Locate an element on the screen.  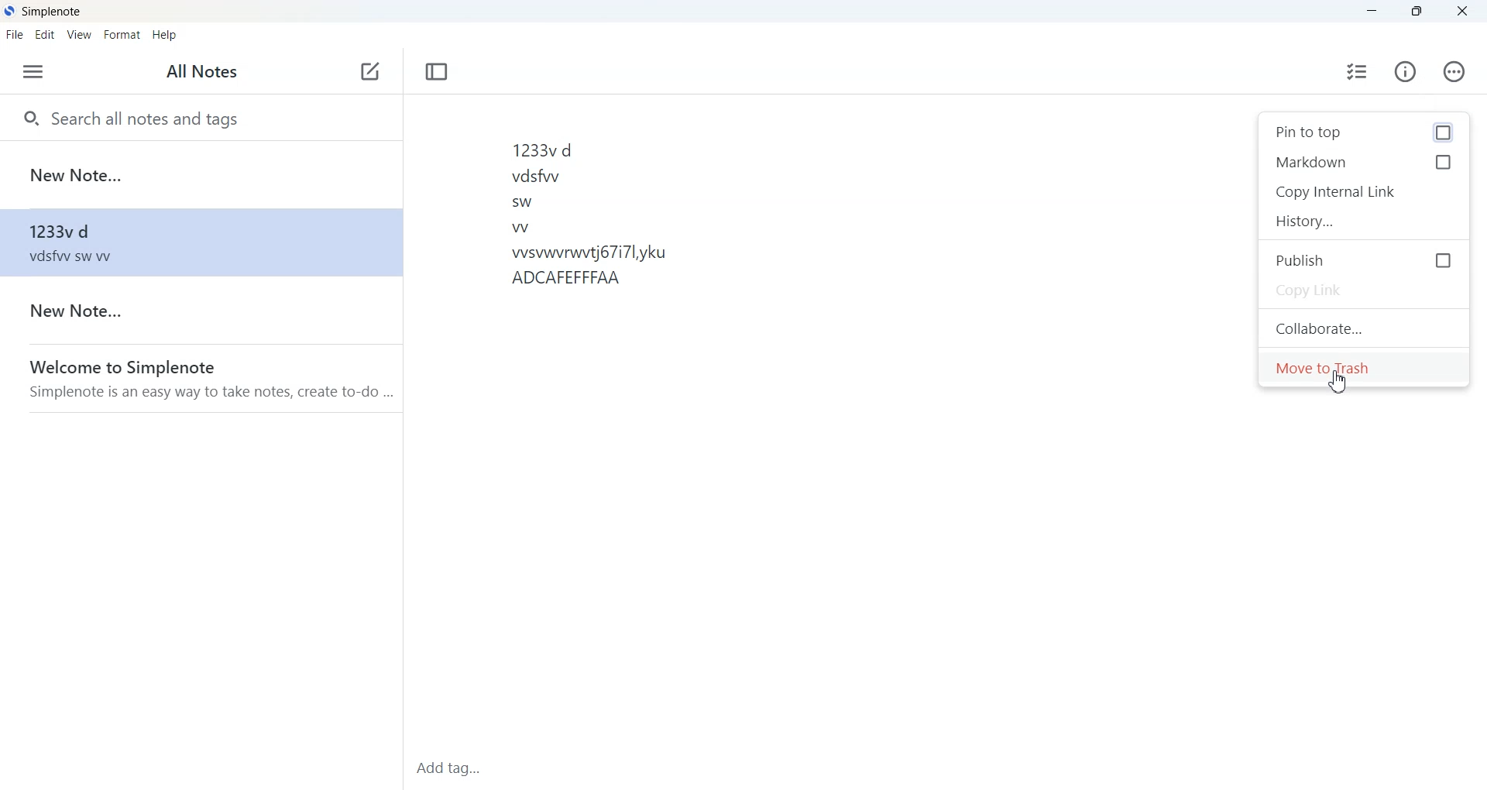
Toggle focus mode is located at coordinates (437, 71).